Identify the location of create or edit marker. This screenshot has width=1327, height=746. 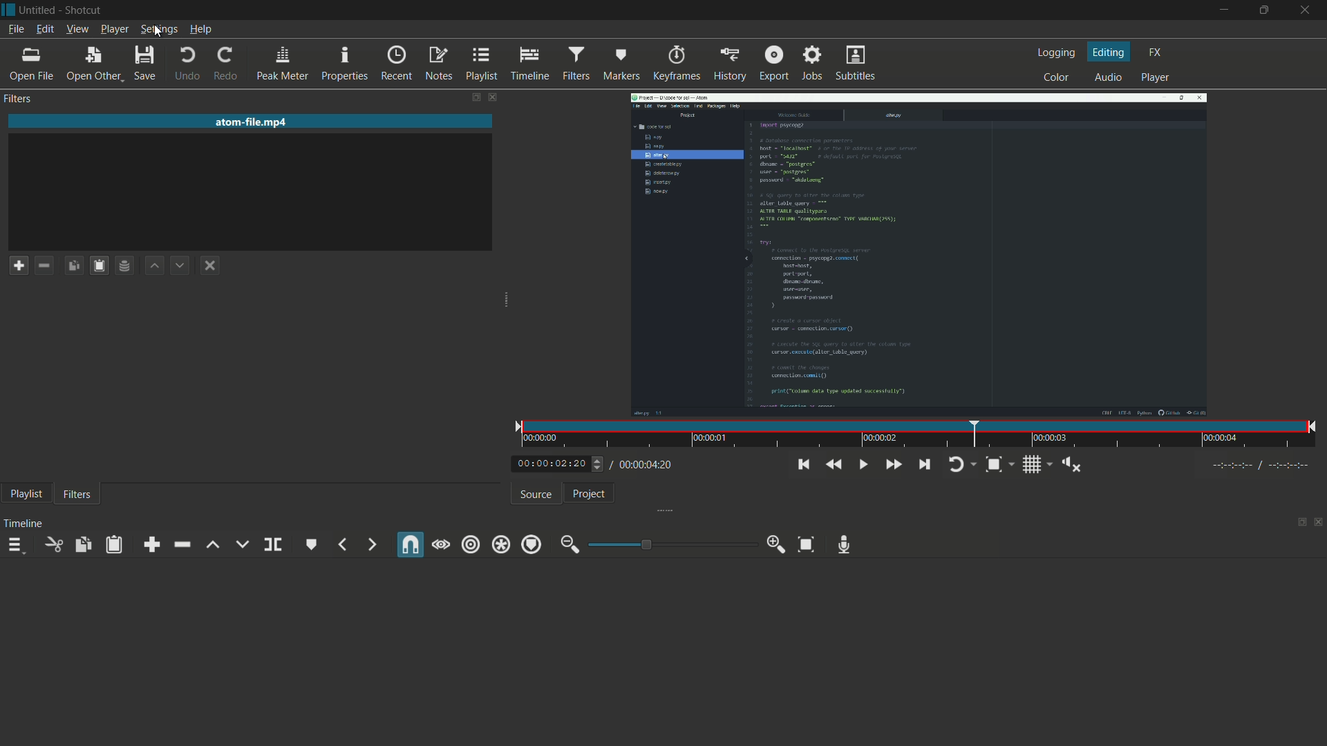
(312, 544).